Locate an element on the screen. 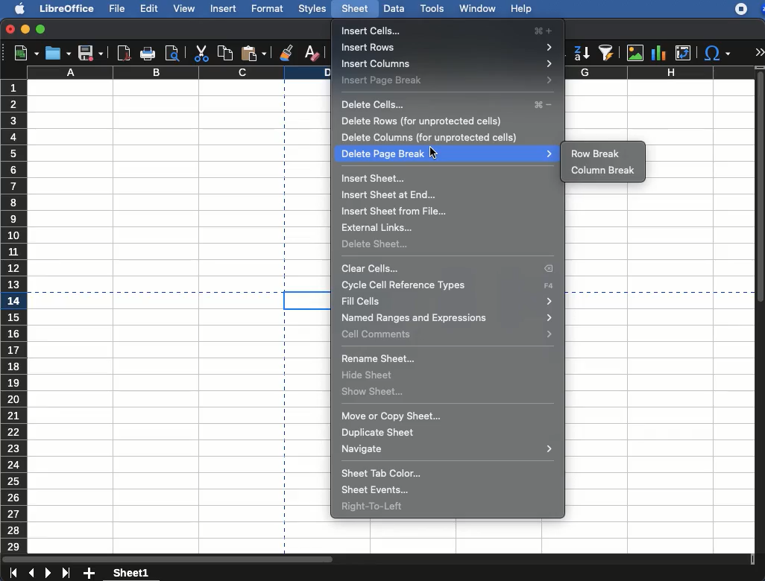 This screenshot has width=765, height=581. page break is located at coordinates (284, 436).